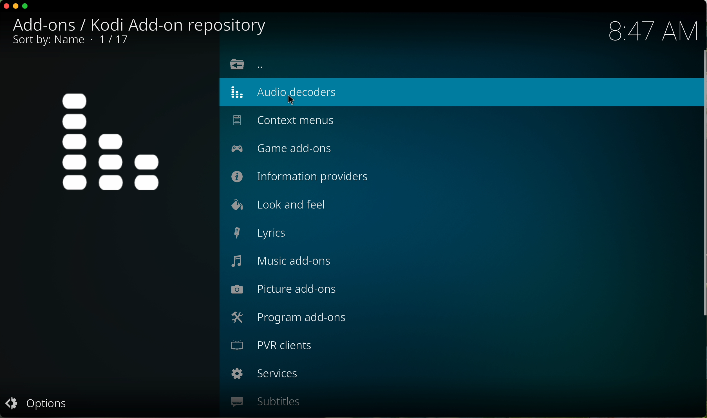 Image resolution: width=707 pixels, height=418 pixels. What do you see at coordinates (112, 142) in the screenshot?
I see `icon audio decoders` at bounding box center [112, 142].